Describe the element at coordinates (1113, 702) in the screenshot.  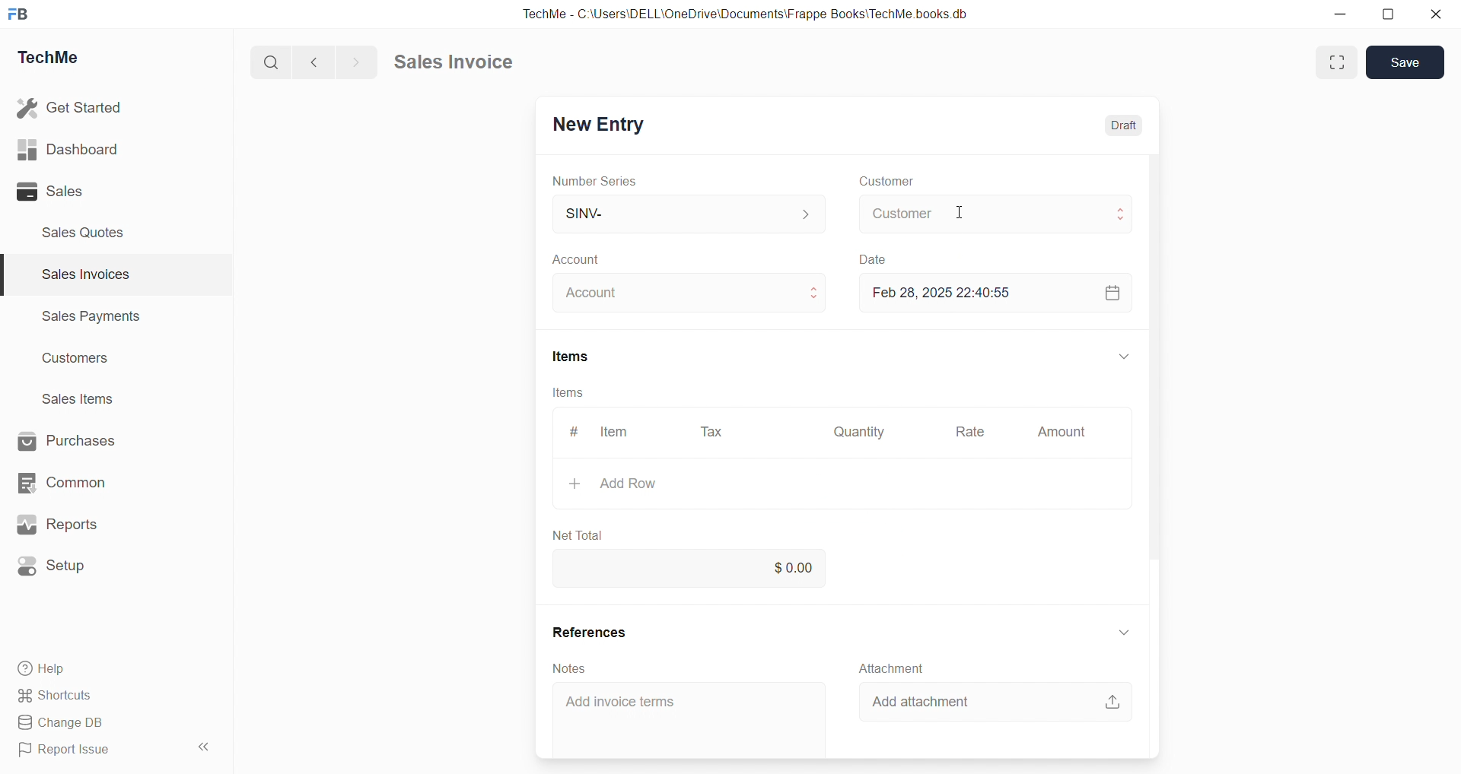
I see `upload` at that location.